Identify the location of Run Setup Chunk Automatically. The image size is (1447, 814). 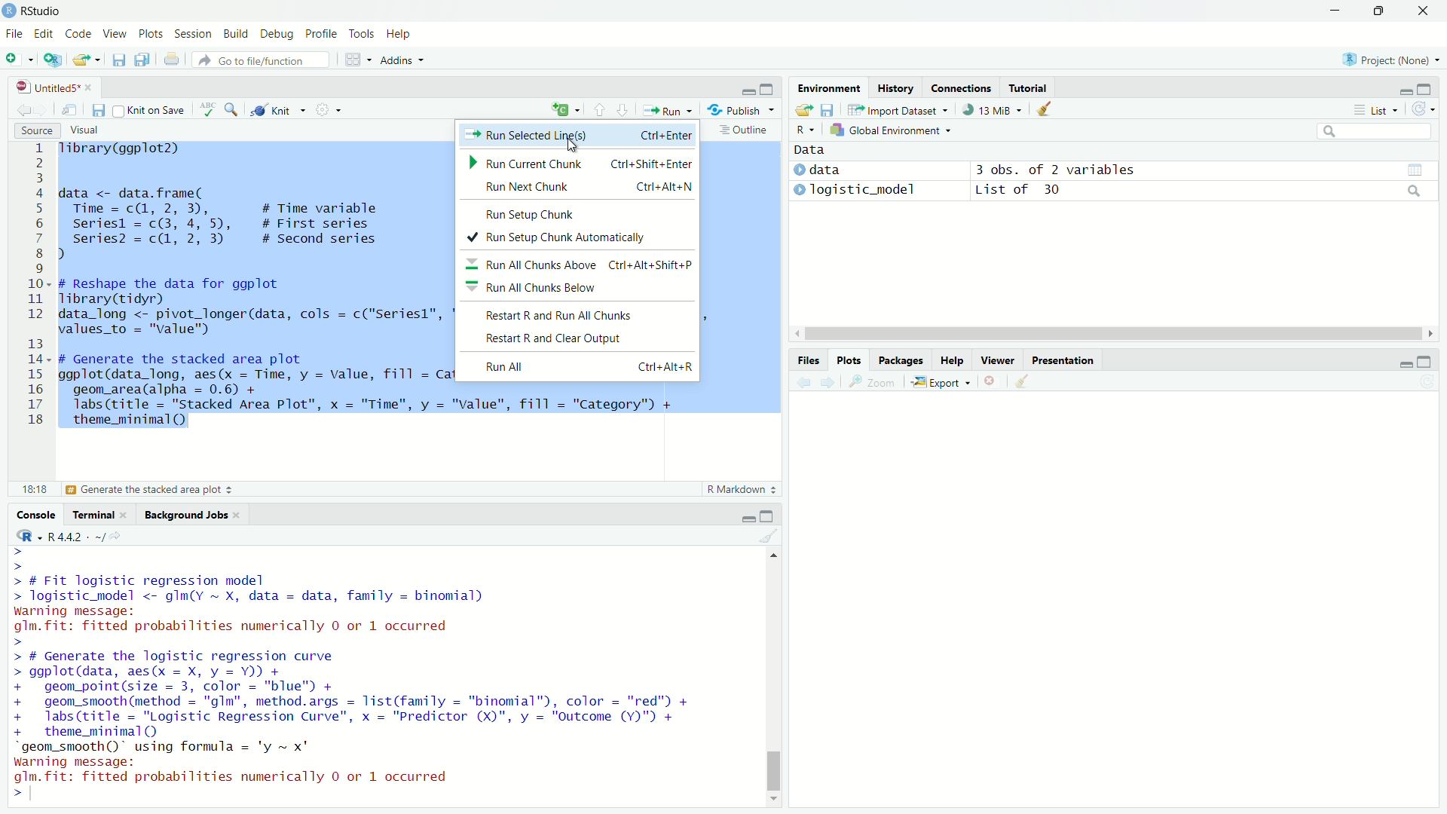
(574, 237).